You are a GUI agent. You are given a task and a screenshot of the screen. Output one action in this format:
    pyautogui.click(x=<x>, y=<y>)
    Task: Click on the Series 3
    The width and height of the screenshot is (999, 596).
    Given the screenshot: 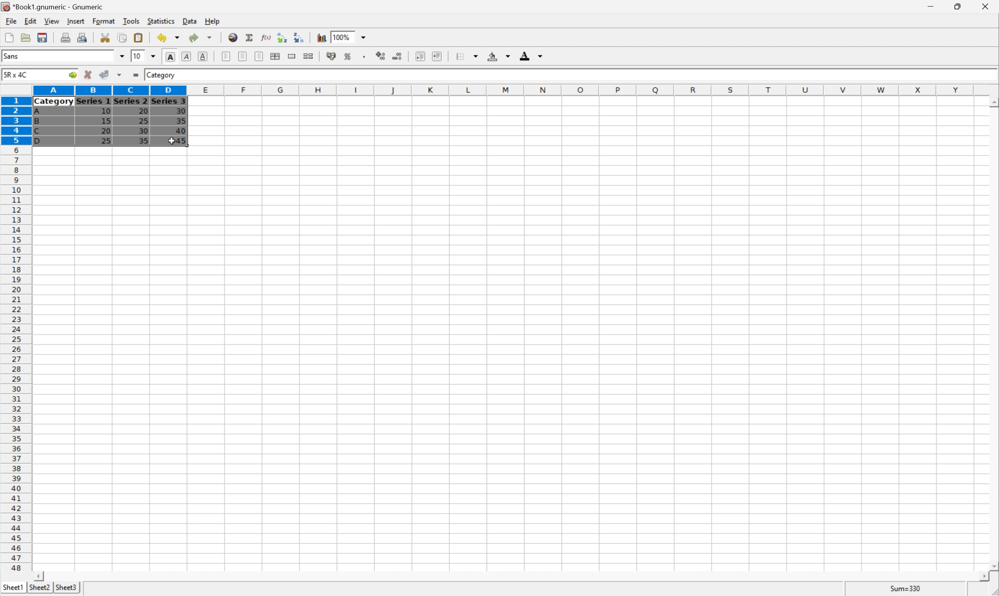 What is the action you would take?
    pyautogui.click(x=169, y=101)
    